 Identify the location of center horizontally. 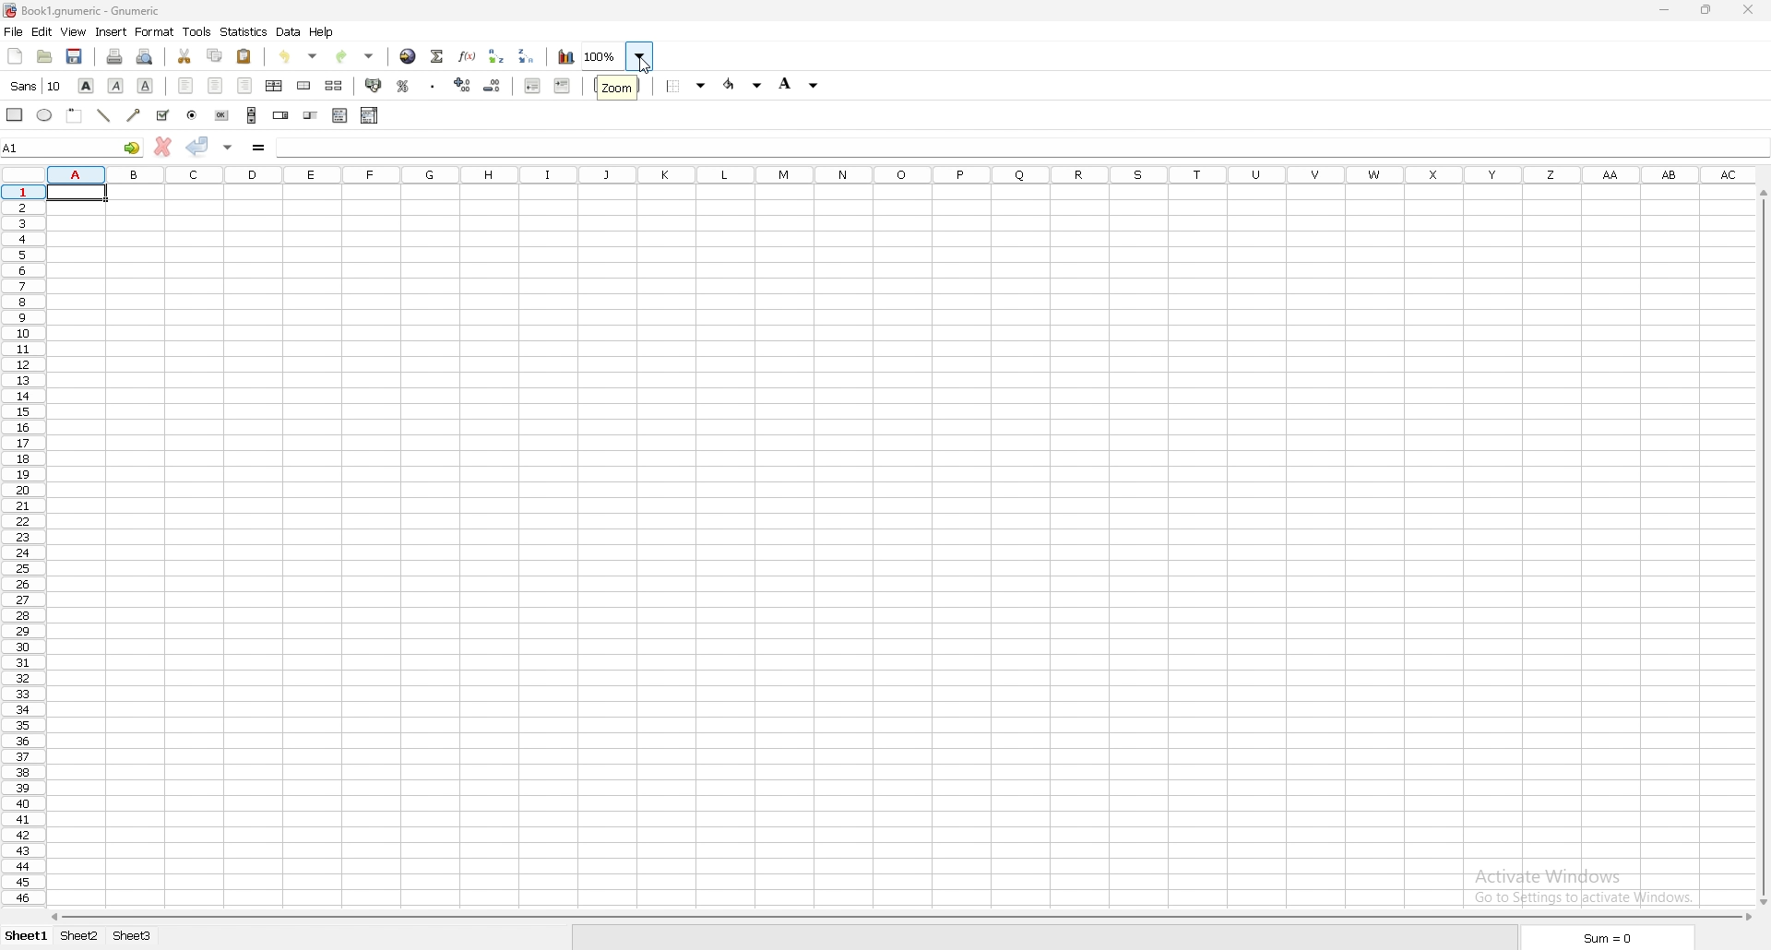
(274, 86).